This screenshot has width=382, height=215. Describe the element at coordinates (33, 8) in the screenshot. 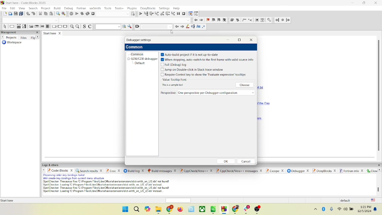

I see `search` at that location.